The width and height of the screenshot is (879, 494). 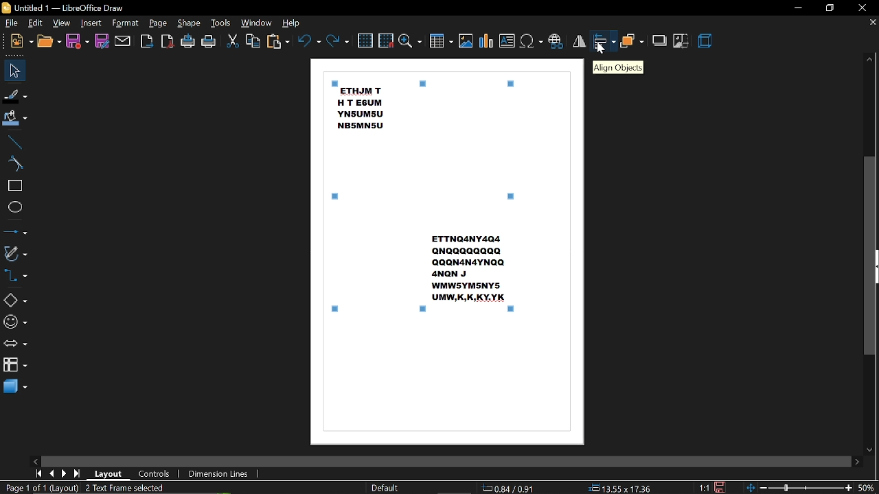 What do you see at coordinates (622, 489) in the screenshot?
I see `11.55x17.36` at bounding box center [622, 489].